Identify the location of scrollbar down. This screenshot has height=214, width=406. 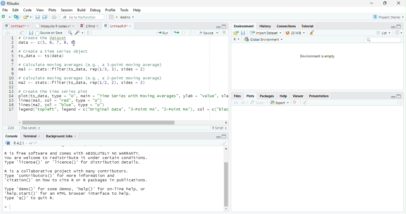
(226, 209).